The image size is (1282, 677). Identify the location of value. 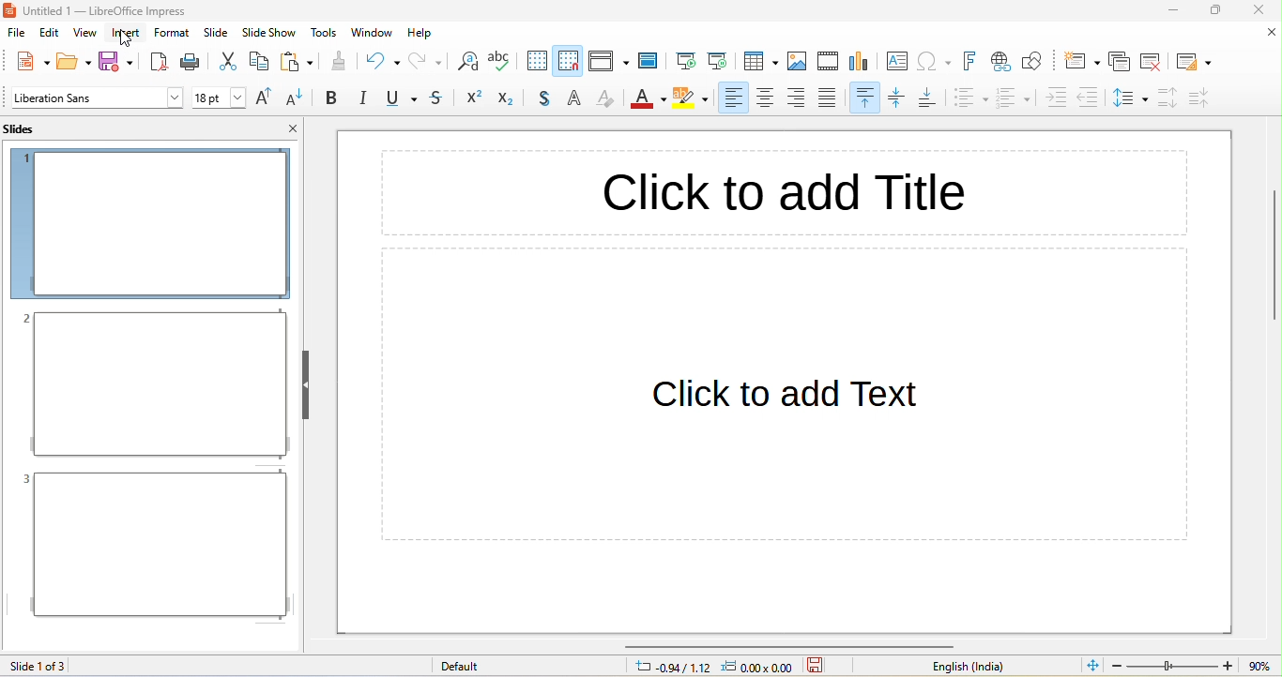
(1258, 666).